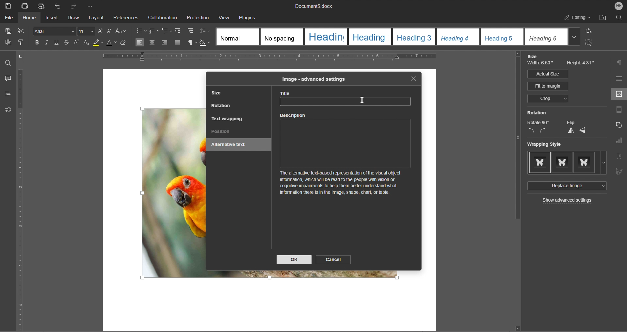 This screenshot has width=627, height=332. I want to click on Document Title, so click(313, 7).